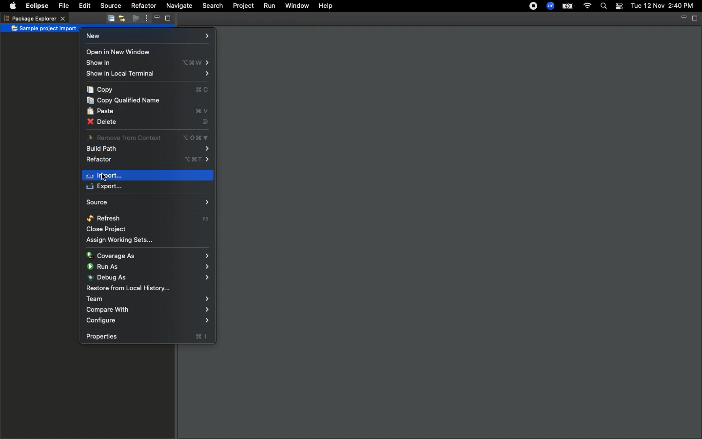 The image size is (702, 439). Describe the element at coordinates (271, 6) in the screenshot. I see `Run` at that location.